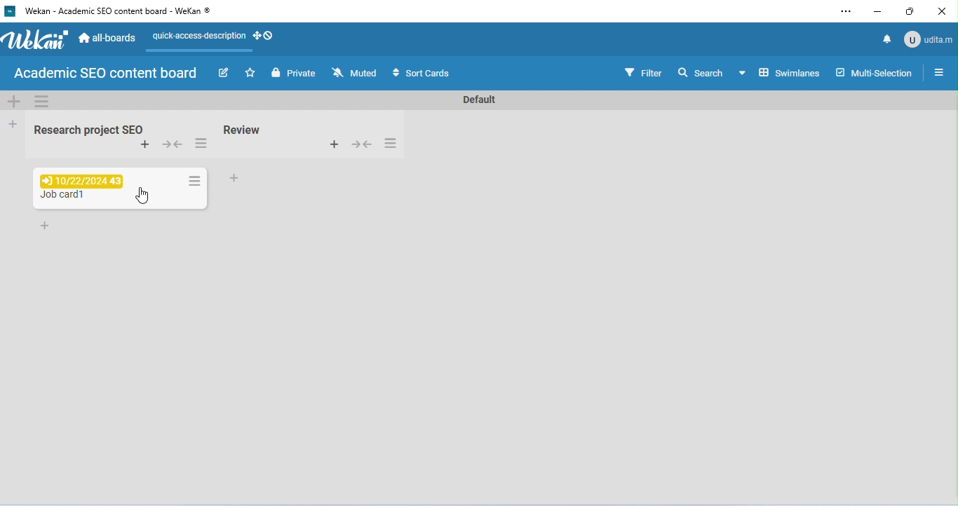  What do you see at coordinates (391, 143) in the screenshot?
I see `list actions` at bounding box center [391, 143].